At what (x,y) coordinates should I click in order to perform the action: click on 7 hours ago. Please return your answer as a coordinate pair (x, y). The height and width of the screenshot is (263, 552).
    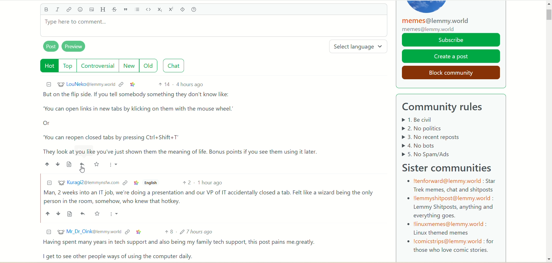
    Looking at the image, I should click on (200, 232).